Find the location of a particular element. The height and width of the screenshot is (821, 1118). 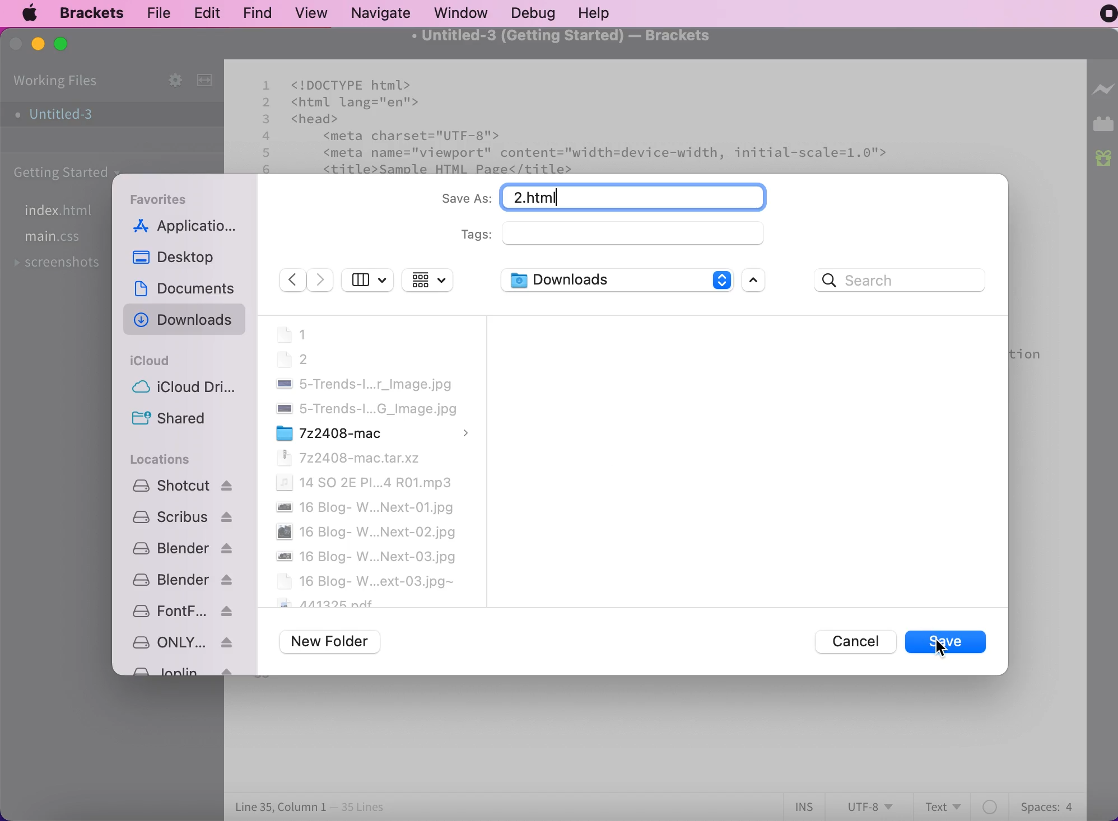

16 Blog-W...Next-02.jpg is located at coordinates (366, 531).